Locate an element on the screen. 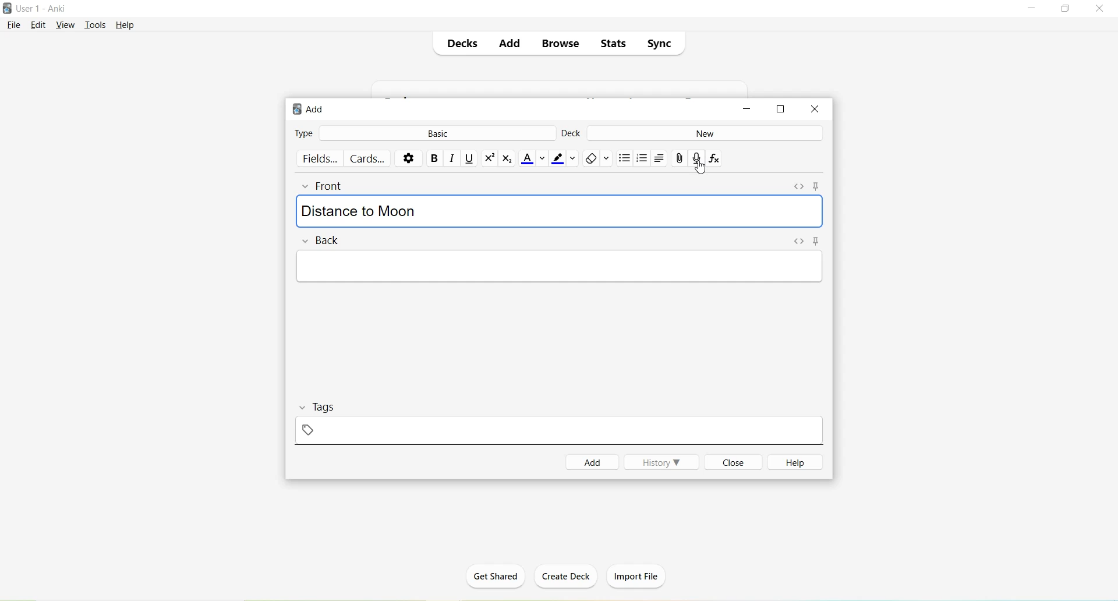 Image resolution: width=1118 pixels, height=601 pixels. User 1 - Anki is located at coordinates (43, 8).